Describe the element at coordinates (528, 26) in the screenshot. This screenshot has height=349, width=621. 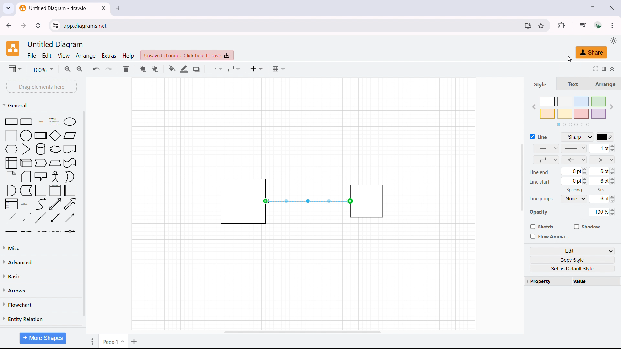
I see `install` at that location.